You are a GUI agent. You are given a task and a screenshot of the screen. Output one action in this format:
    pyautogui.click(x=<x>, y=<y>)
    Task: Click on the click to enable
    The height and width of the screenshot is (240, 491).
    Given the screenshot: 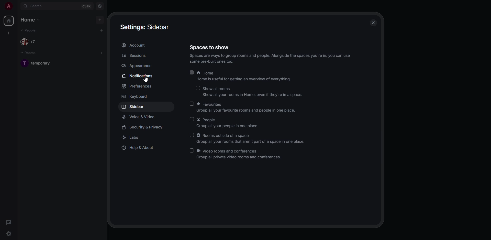 What is the action you would take?
    pyautogui.click(x=192, y=135)
    